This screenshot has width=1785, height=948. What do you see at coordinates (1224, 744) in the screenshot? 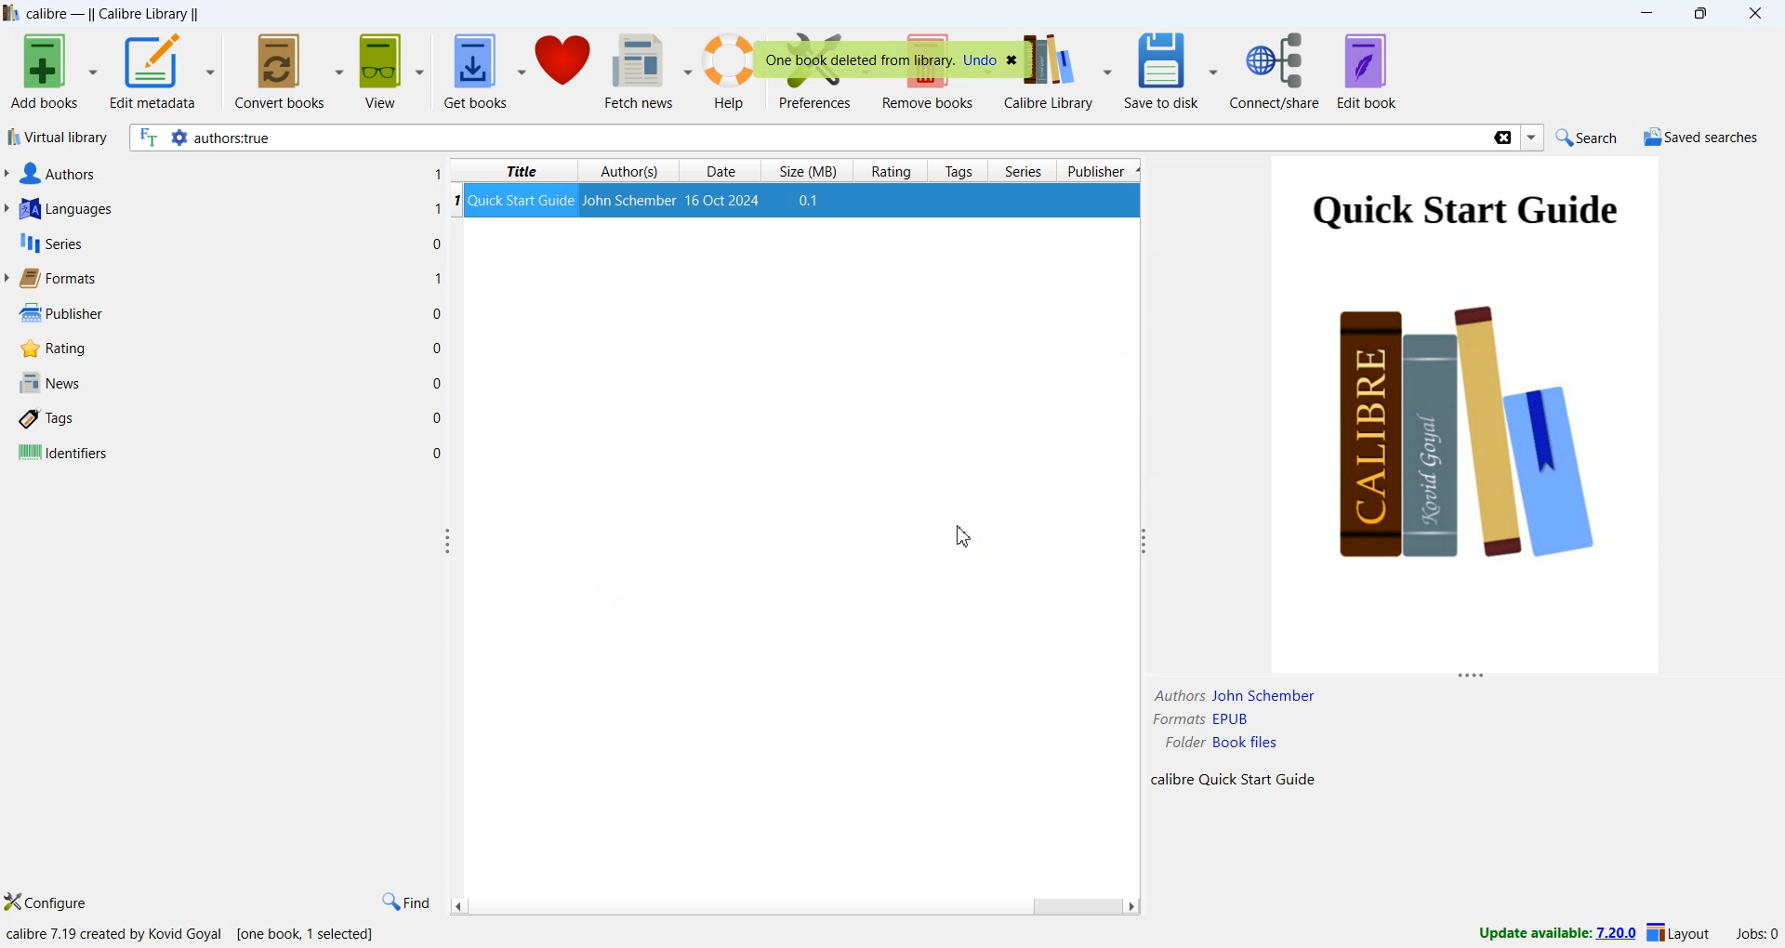
I see `file location` at bounding box center [1224, 744].